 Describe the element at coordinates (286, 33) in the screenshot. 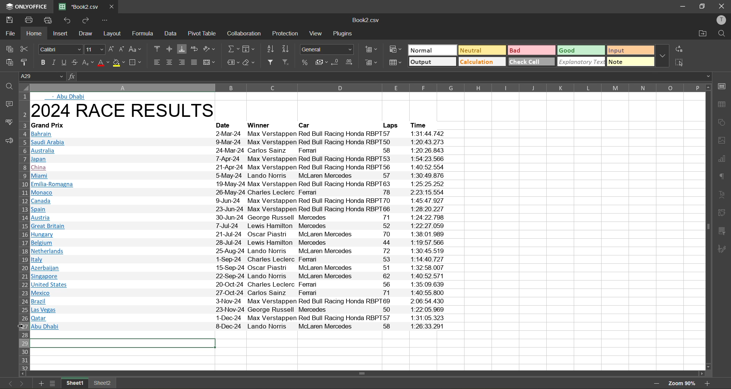

I see `protection` at that location.